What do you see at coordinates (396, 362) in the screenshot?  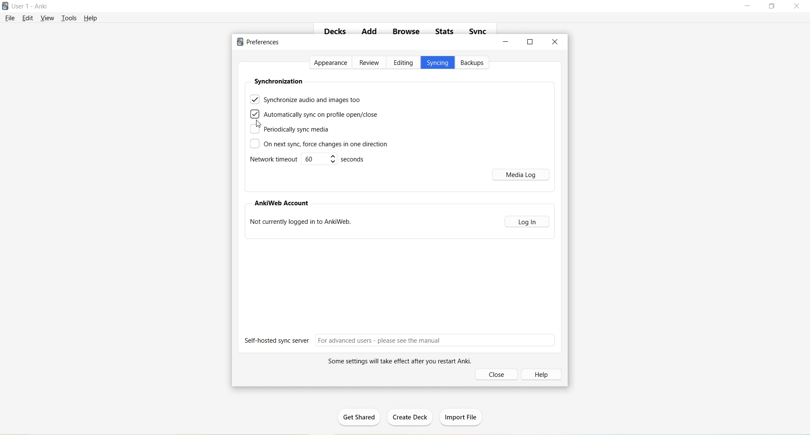 I see `Some settings will take effect after you restart Anki.` at bounding box center [396, 362].